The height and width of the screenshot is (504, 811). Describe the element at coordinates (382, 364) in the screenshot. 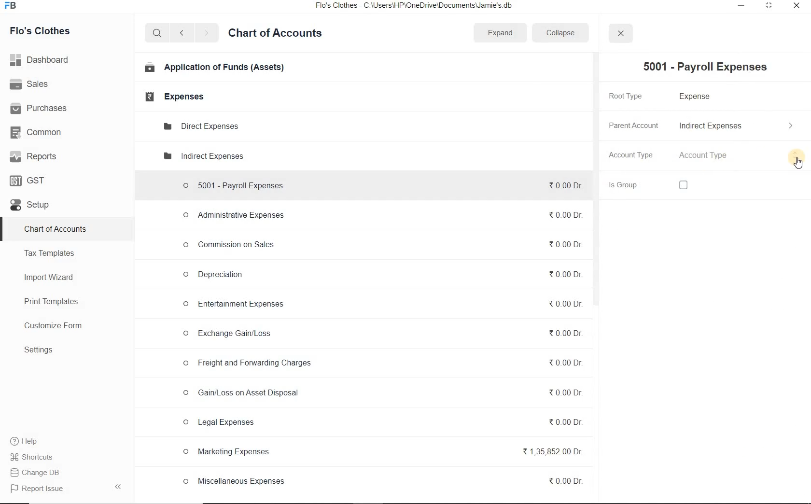

I see `© Freight and Forwarding Charges 0.00 Dr.` at that location.